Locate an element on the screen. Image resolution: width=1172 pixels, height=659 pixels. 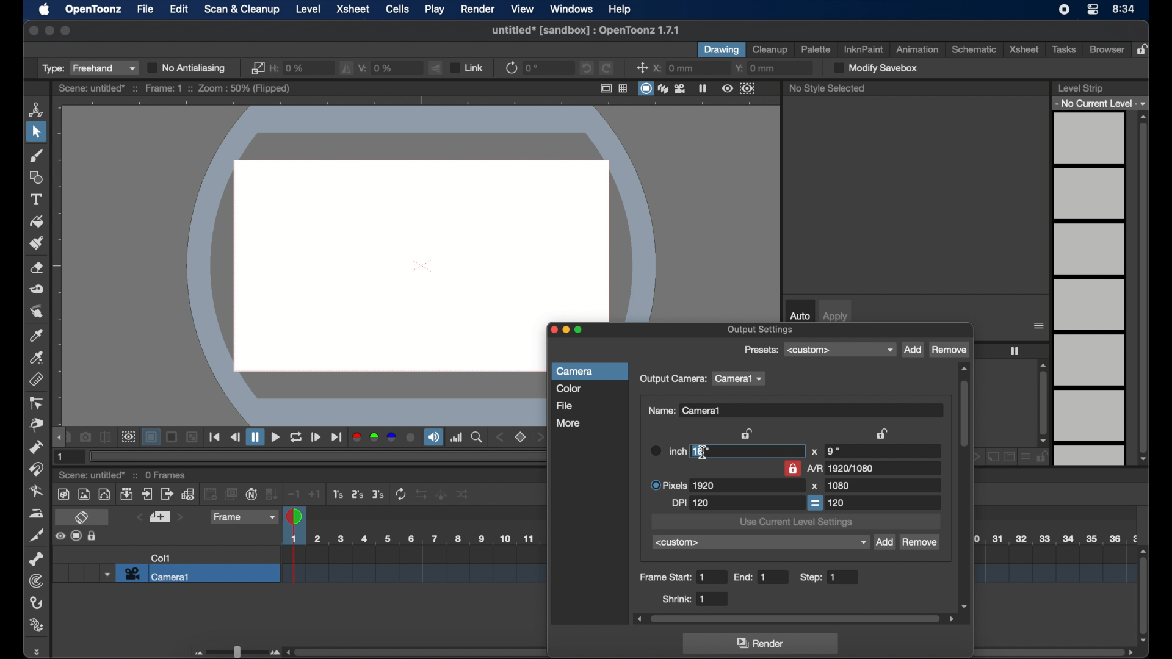
more options is located at coordinates (1040, 326).